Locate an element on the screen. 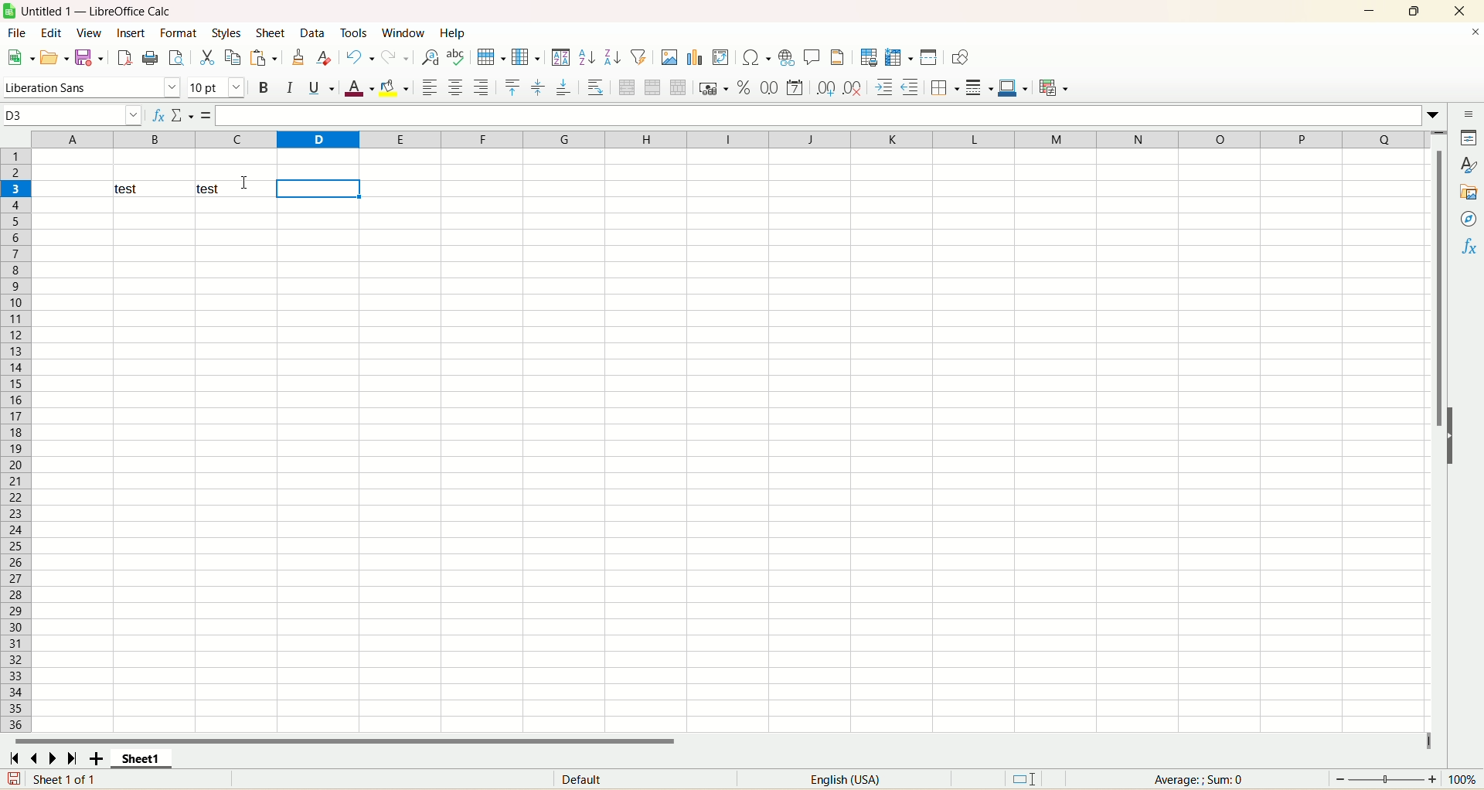  functions is located at coordinates (1467, 247).